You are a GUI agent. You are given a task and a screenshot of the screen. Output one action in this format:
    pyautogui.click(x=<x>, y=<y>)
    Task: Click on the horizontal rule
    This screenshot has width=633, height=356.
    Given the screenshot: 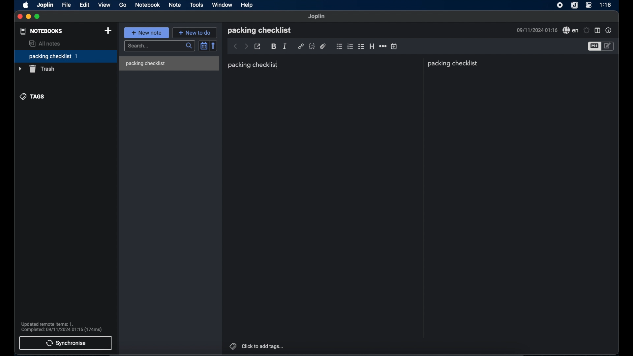 What is the action you would take?
    pyautogui.click(x=382, y=46)
    